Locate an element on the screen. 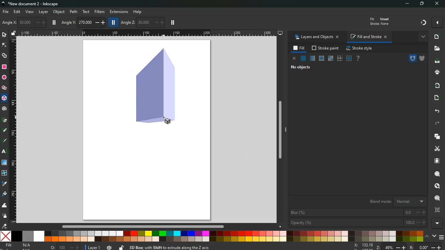 The height and width of the screenshot is (250, 445). 3d tool is located at coordinates (154, 87).